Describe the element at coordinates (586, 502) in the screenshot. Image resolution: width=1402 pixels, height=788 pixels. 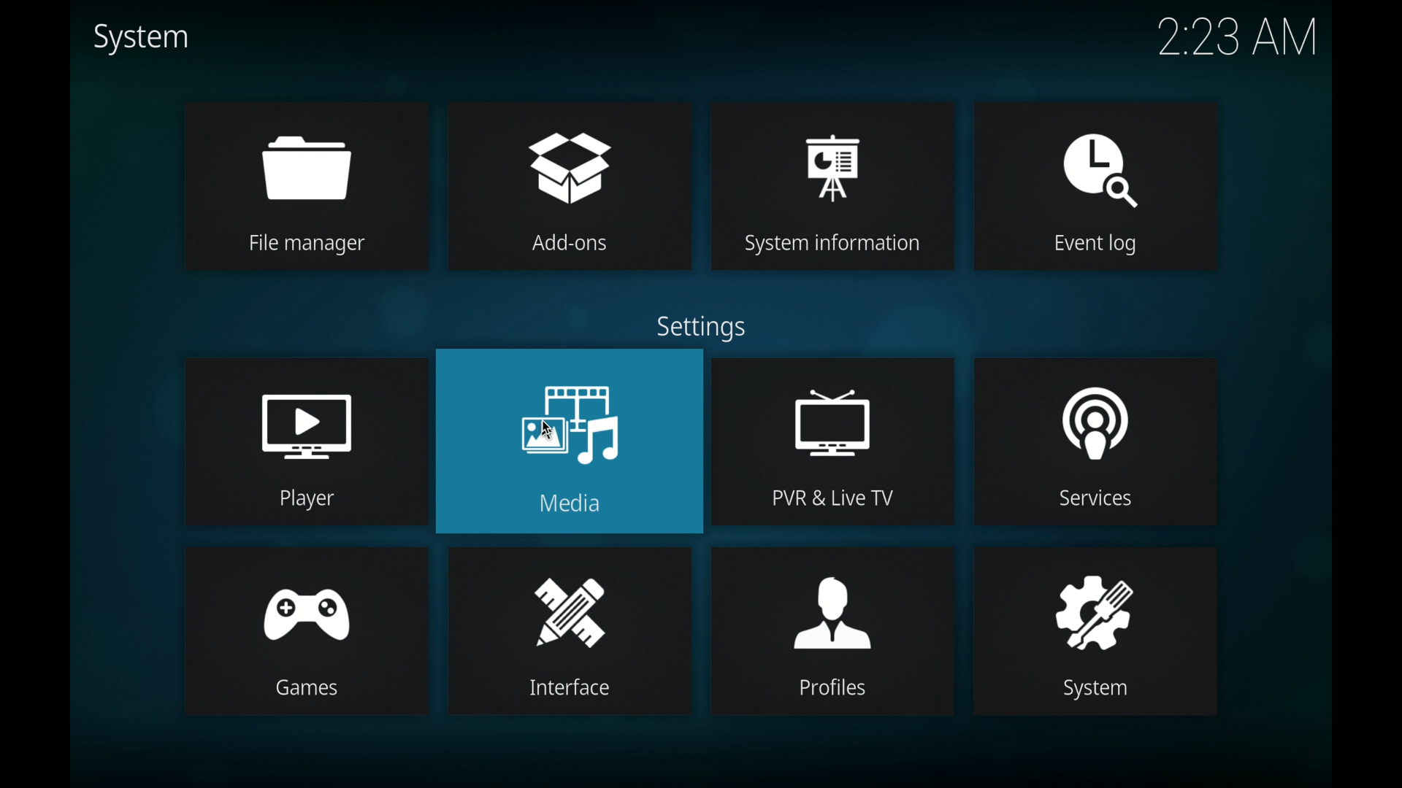
I see `Media` at that location.